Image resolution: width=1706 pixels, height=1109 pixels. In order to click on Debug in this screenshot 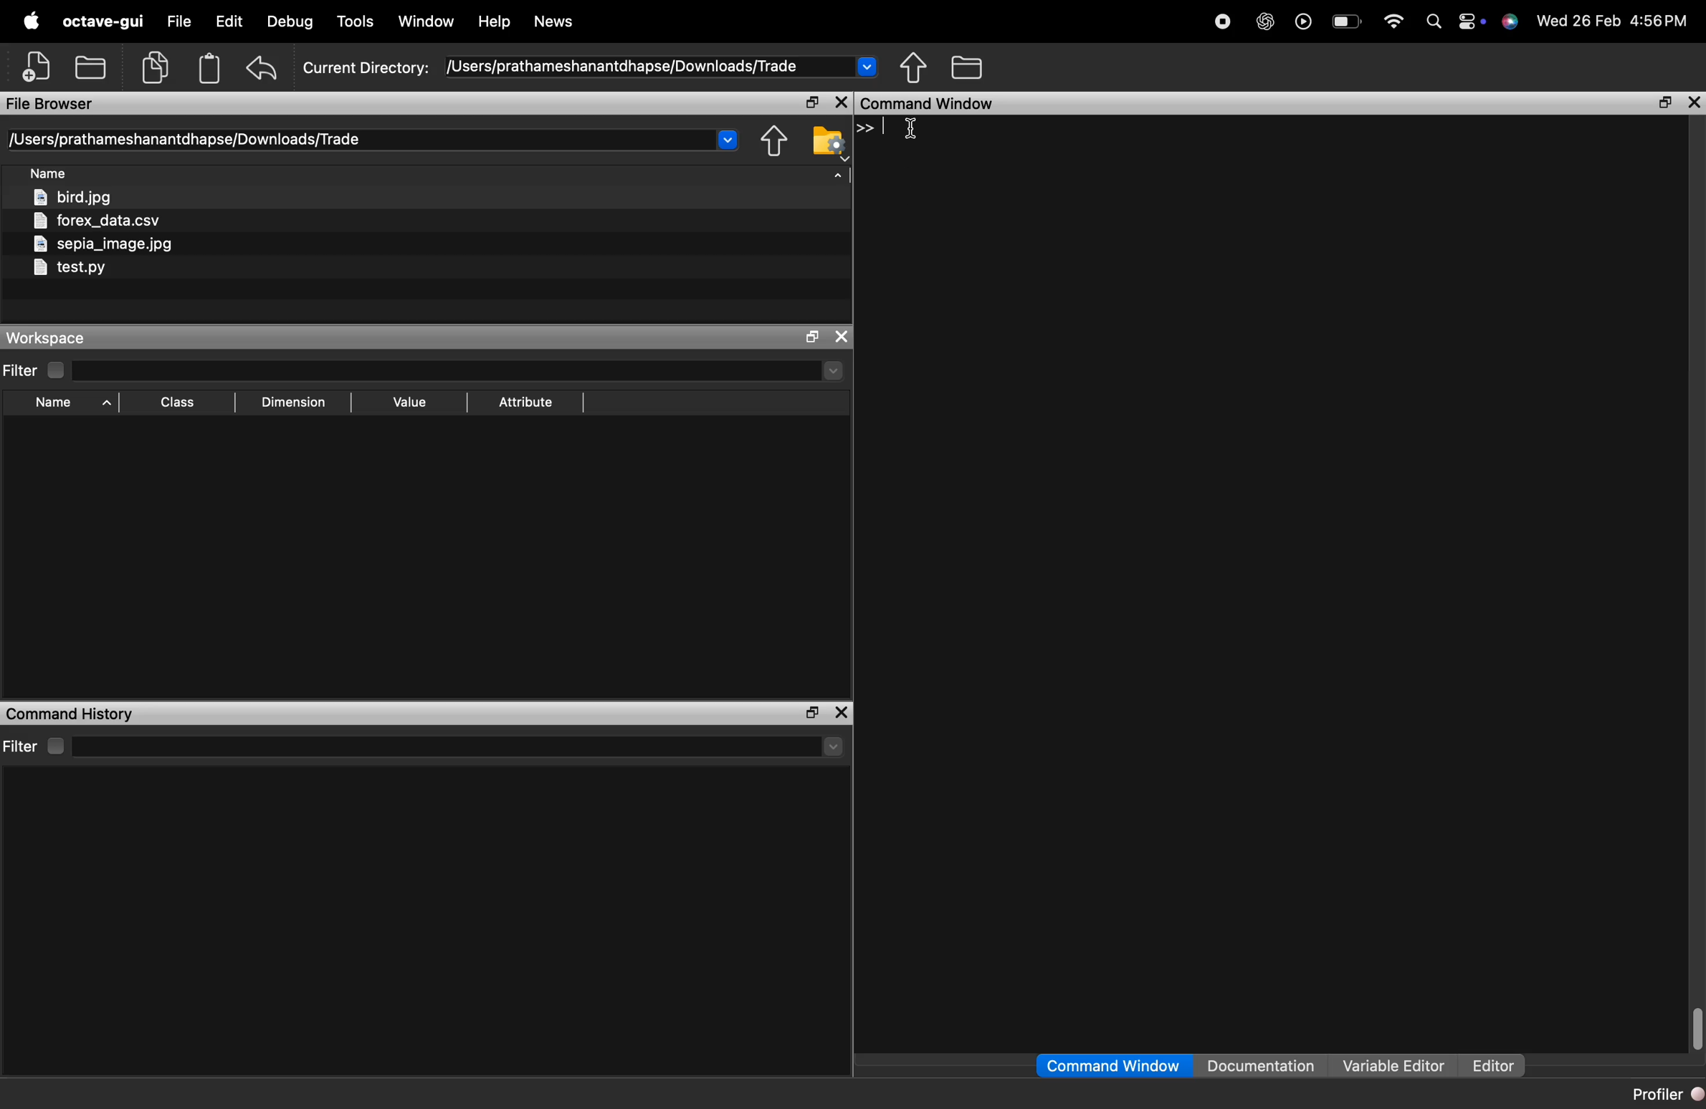, I will do `click(290, 22)`.